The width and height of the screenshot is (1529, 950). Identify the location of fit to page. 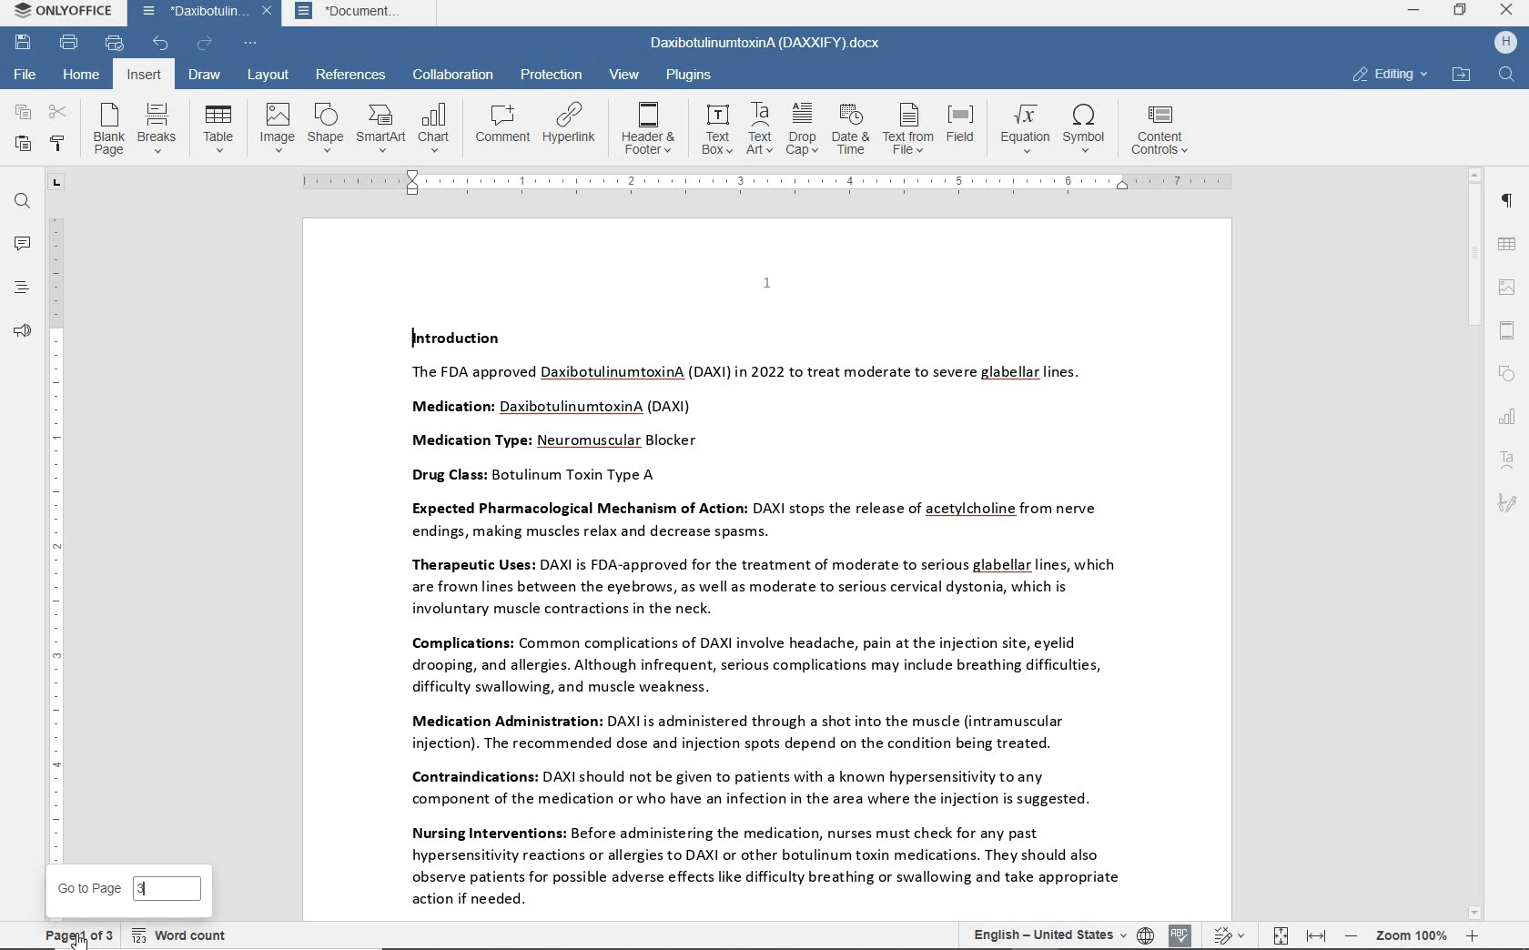
(1280, 935).